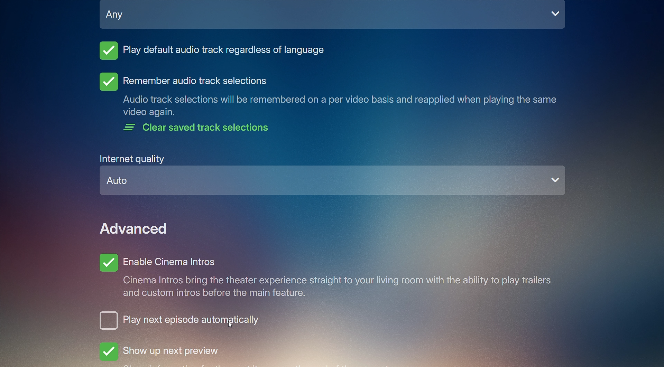 This screenshot has height=367, width=664. I want to click on Advanced, so click(135, 228).